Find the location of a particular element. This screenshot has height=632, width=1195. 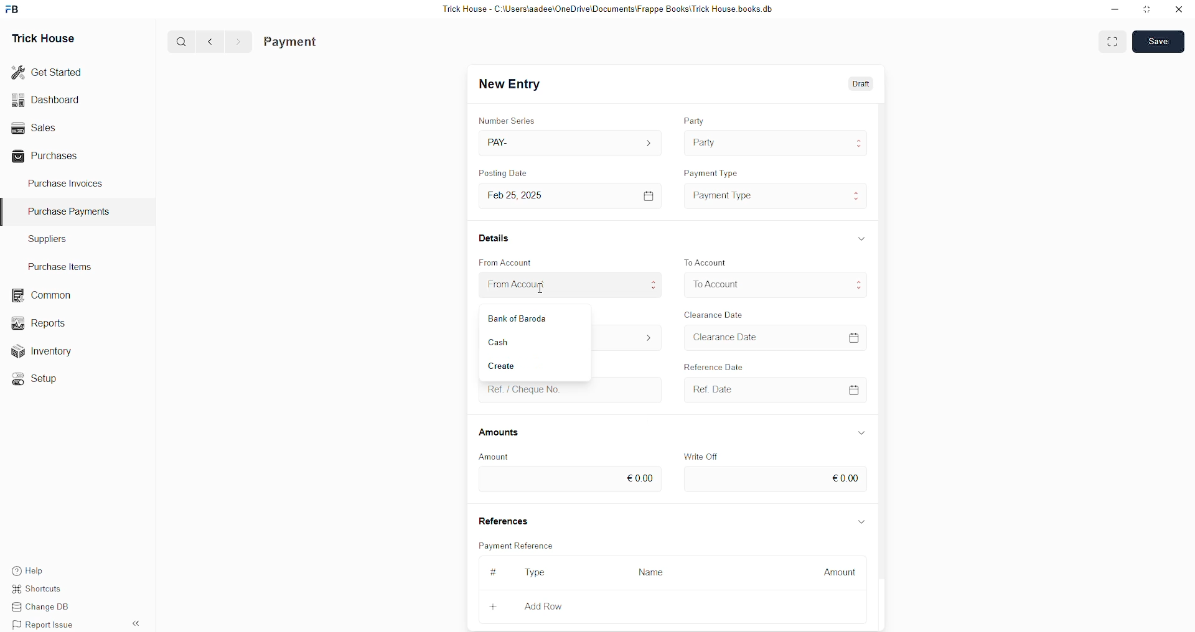

> is located at coordinates (238, 42).